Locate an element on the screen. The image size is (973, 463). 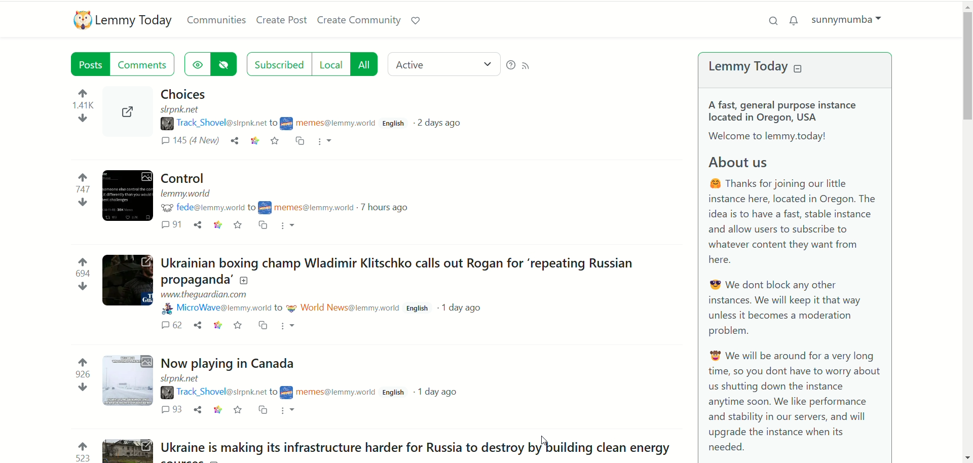
username is located at coordinates (218, 308).